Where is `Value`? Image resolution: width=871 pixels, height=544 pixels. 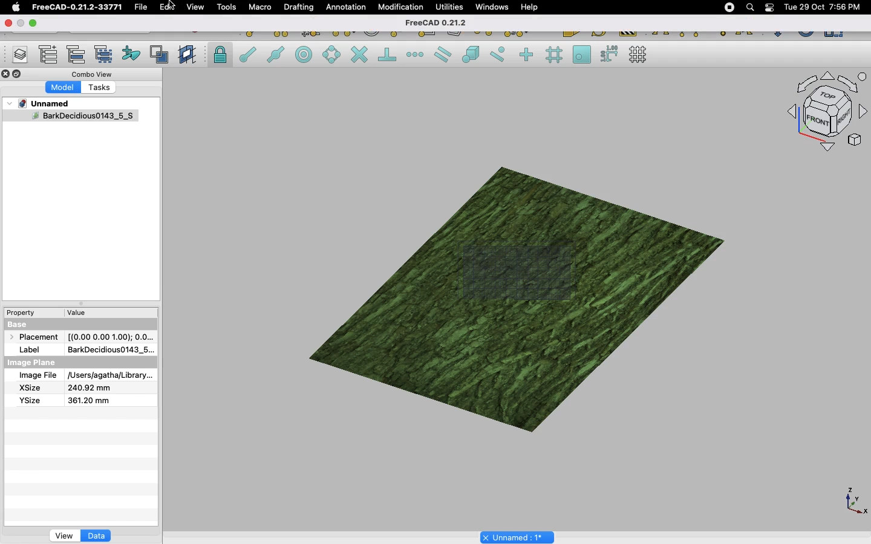
Value is located at coordinates (77, 315).